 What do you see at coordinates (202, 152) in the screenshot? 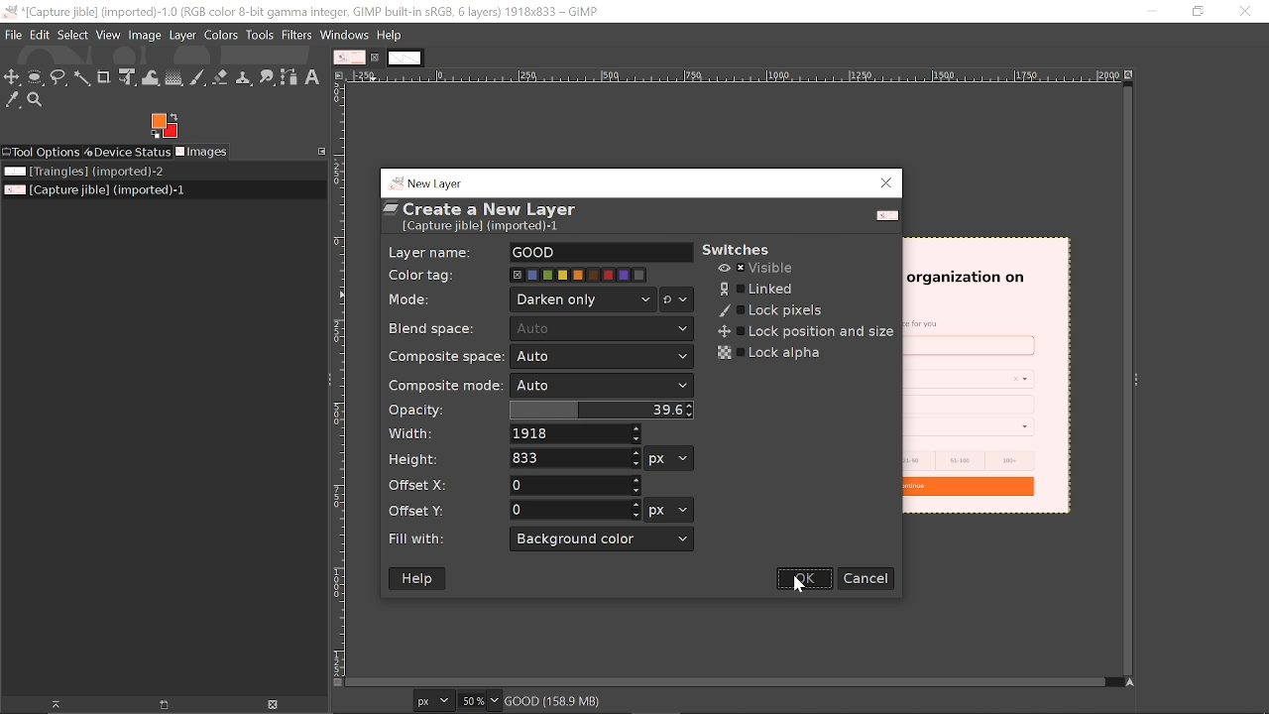
I see `Images` at bounding box center [202, 152].